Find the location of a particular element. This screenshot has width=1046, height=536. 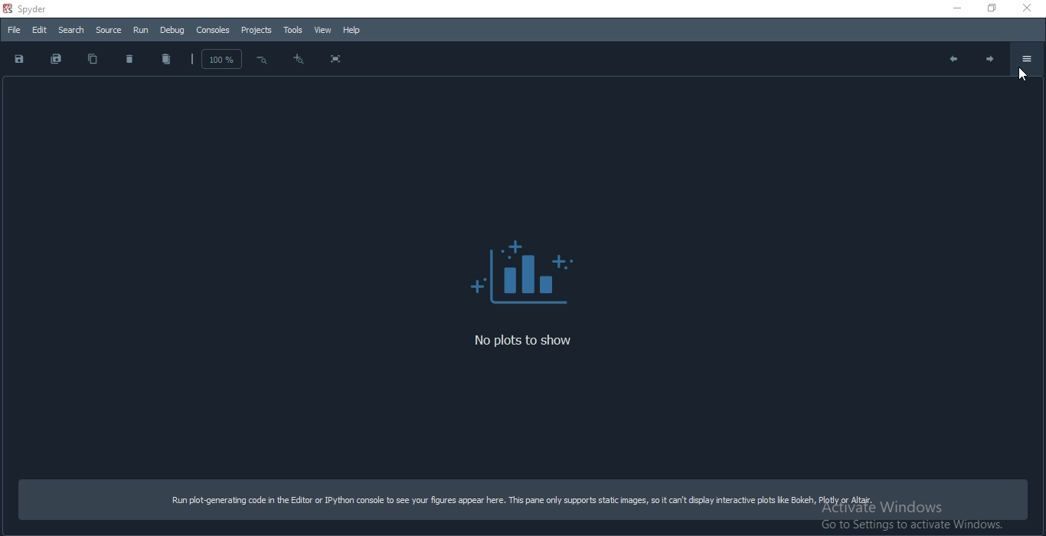

No plots to show is located at coordinates (539, 342).